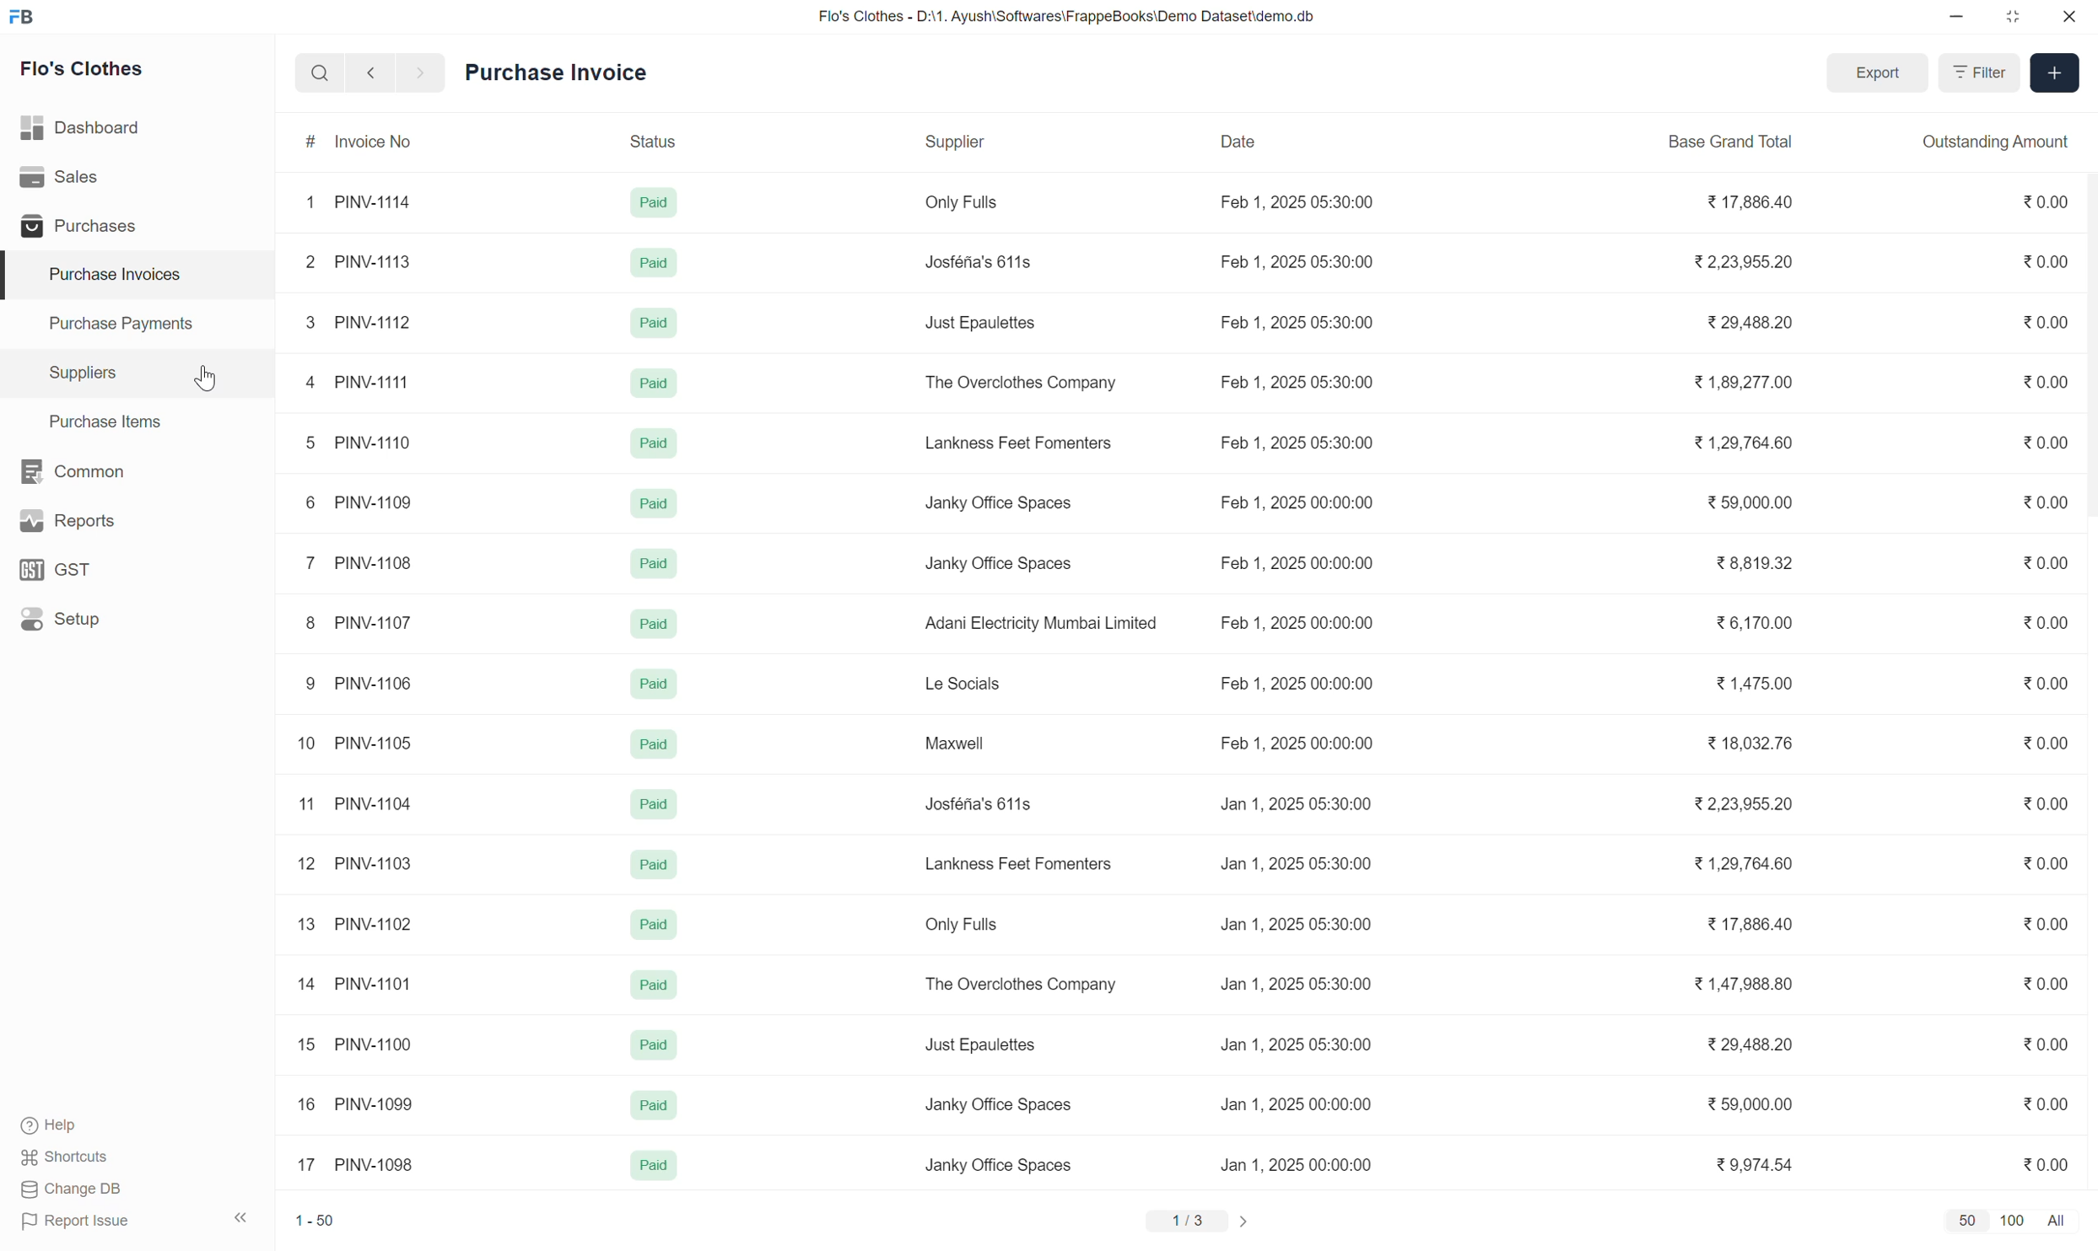  I want to click on 0.00, so click(2045, 685).